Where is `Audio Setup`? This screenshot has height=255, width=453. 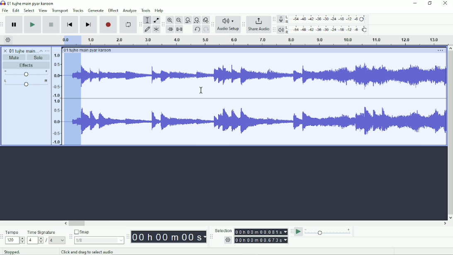 Audio Setup is located at coordinates (228, 30).